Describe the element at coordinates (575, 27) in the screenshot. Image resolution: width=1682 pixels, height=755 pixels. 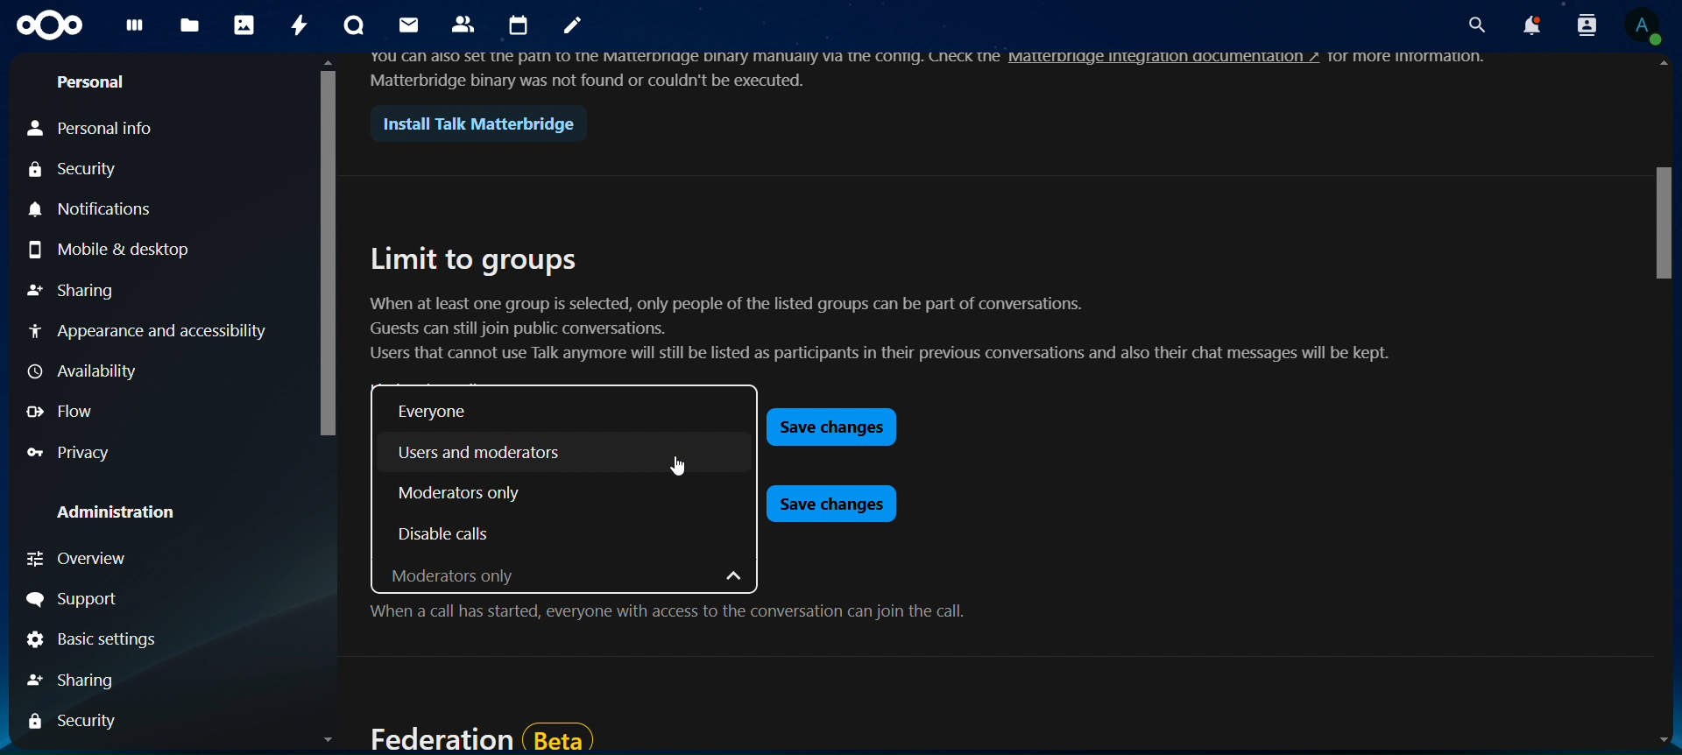
I see `notes` at that location.